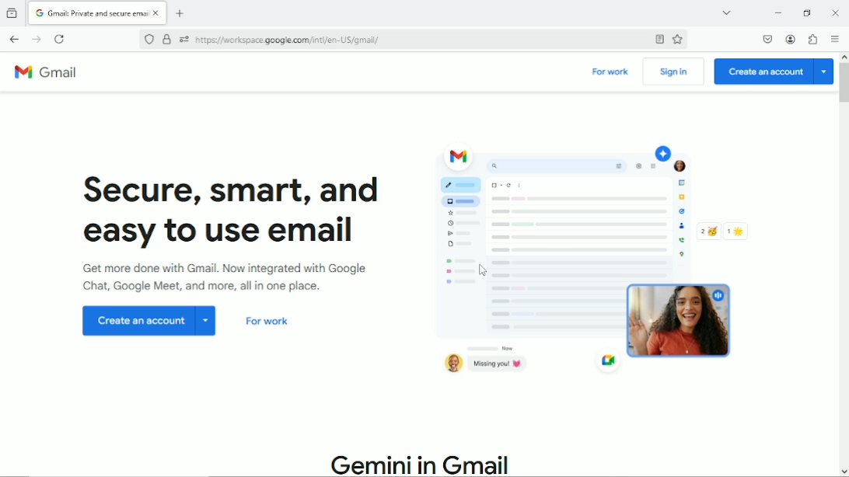 This screenshot has height=477, width=849. I want to click on Close, so click(835, 12).